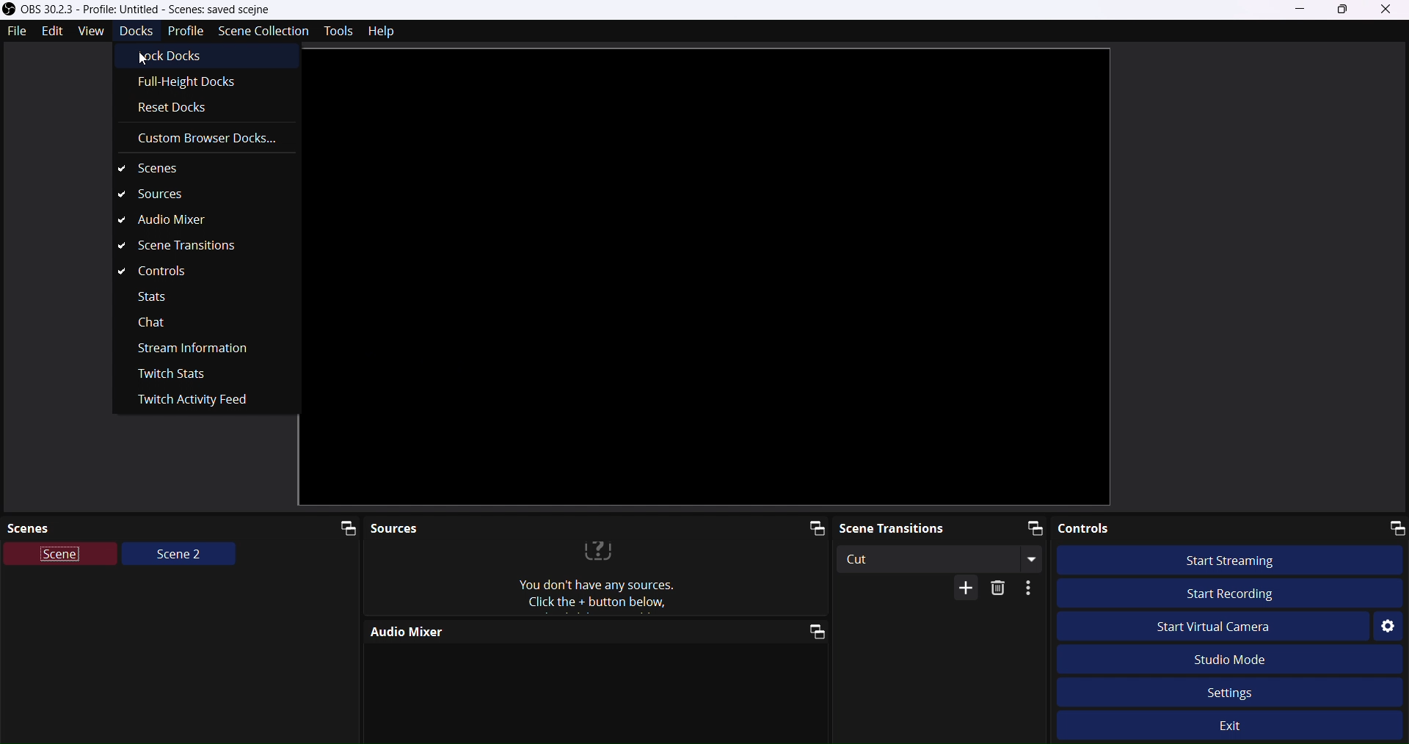 The image size is (1409, 744). Describe the element at coordinates (262, 29) in the screenshot. I see `SceneSeclection` at that location.